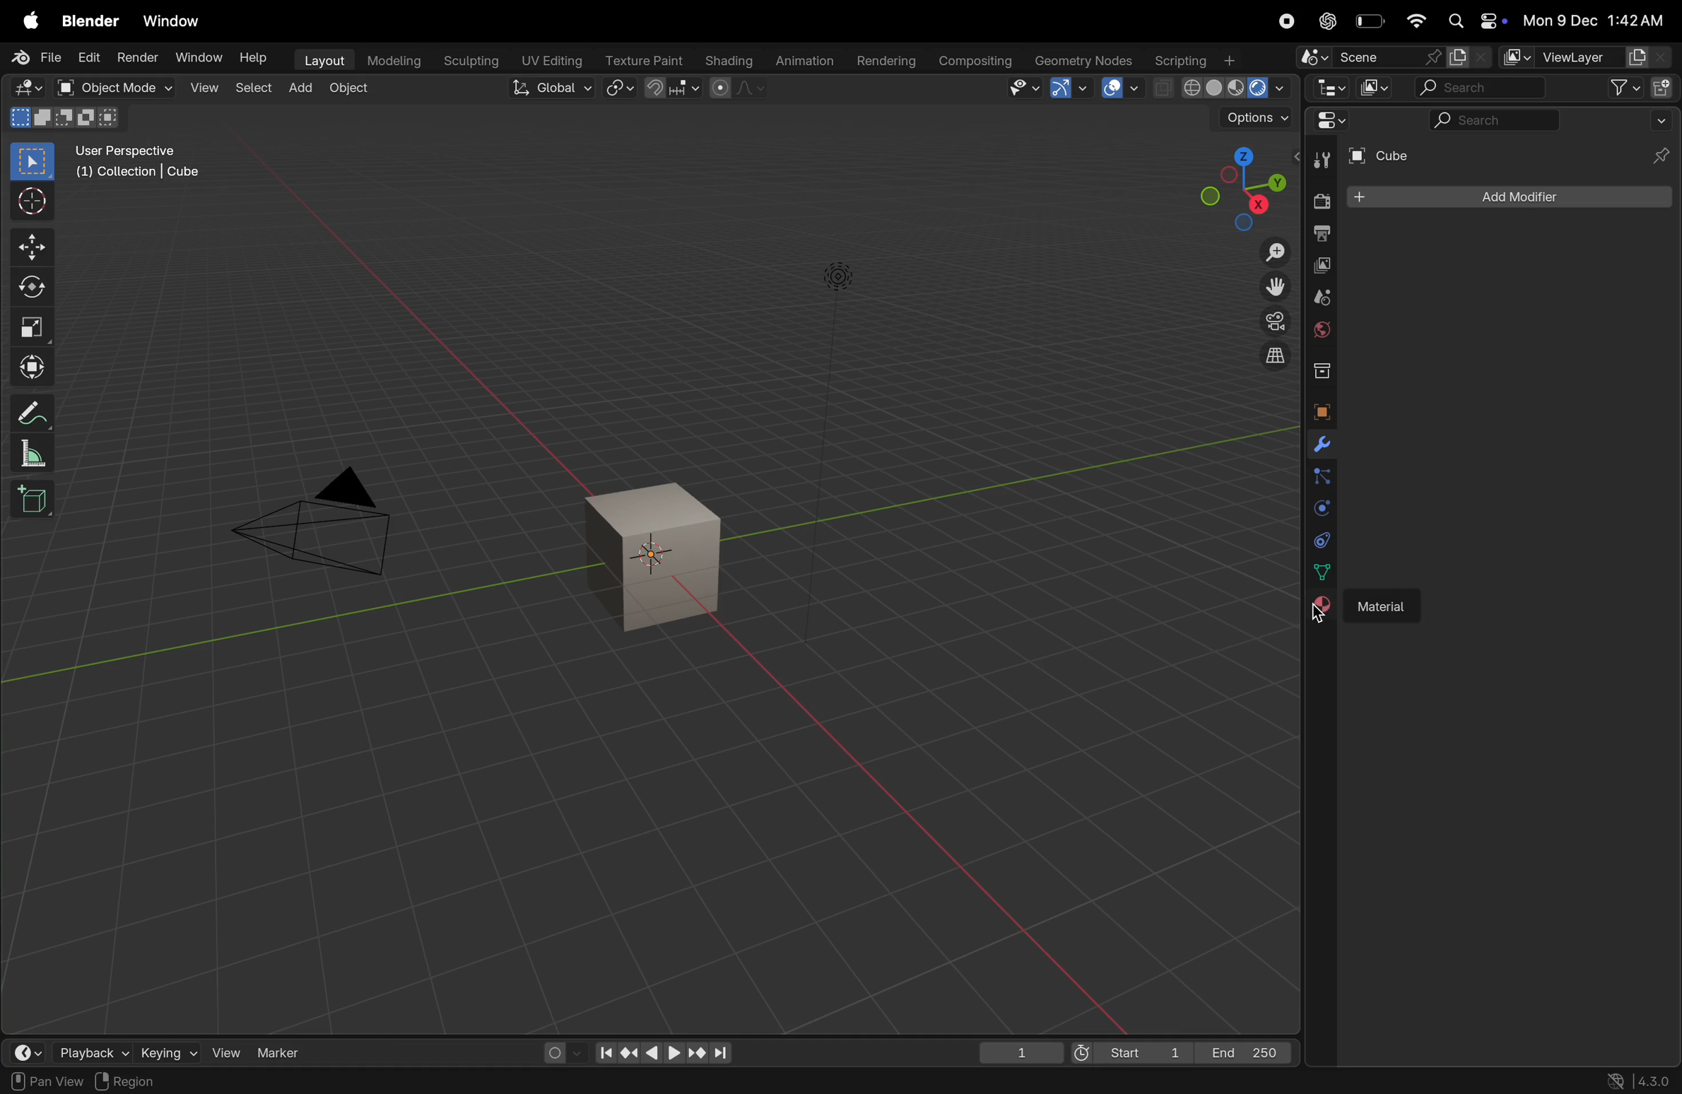 Image resolution: width=1682 pixels, height=1094 pixels. I want to click on transform, so click(31, 367).